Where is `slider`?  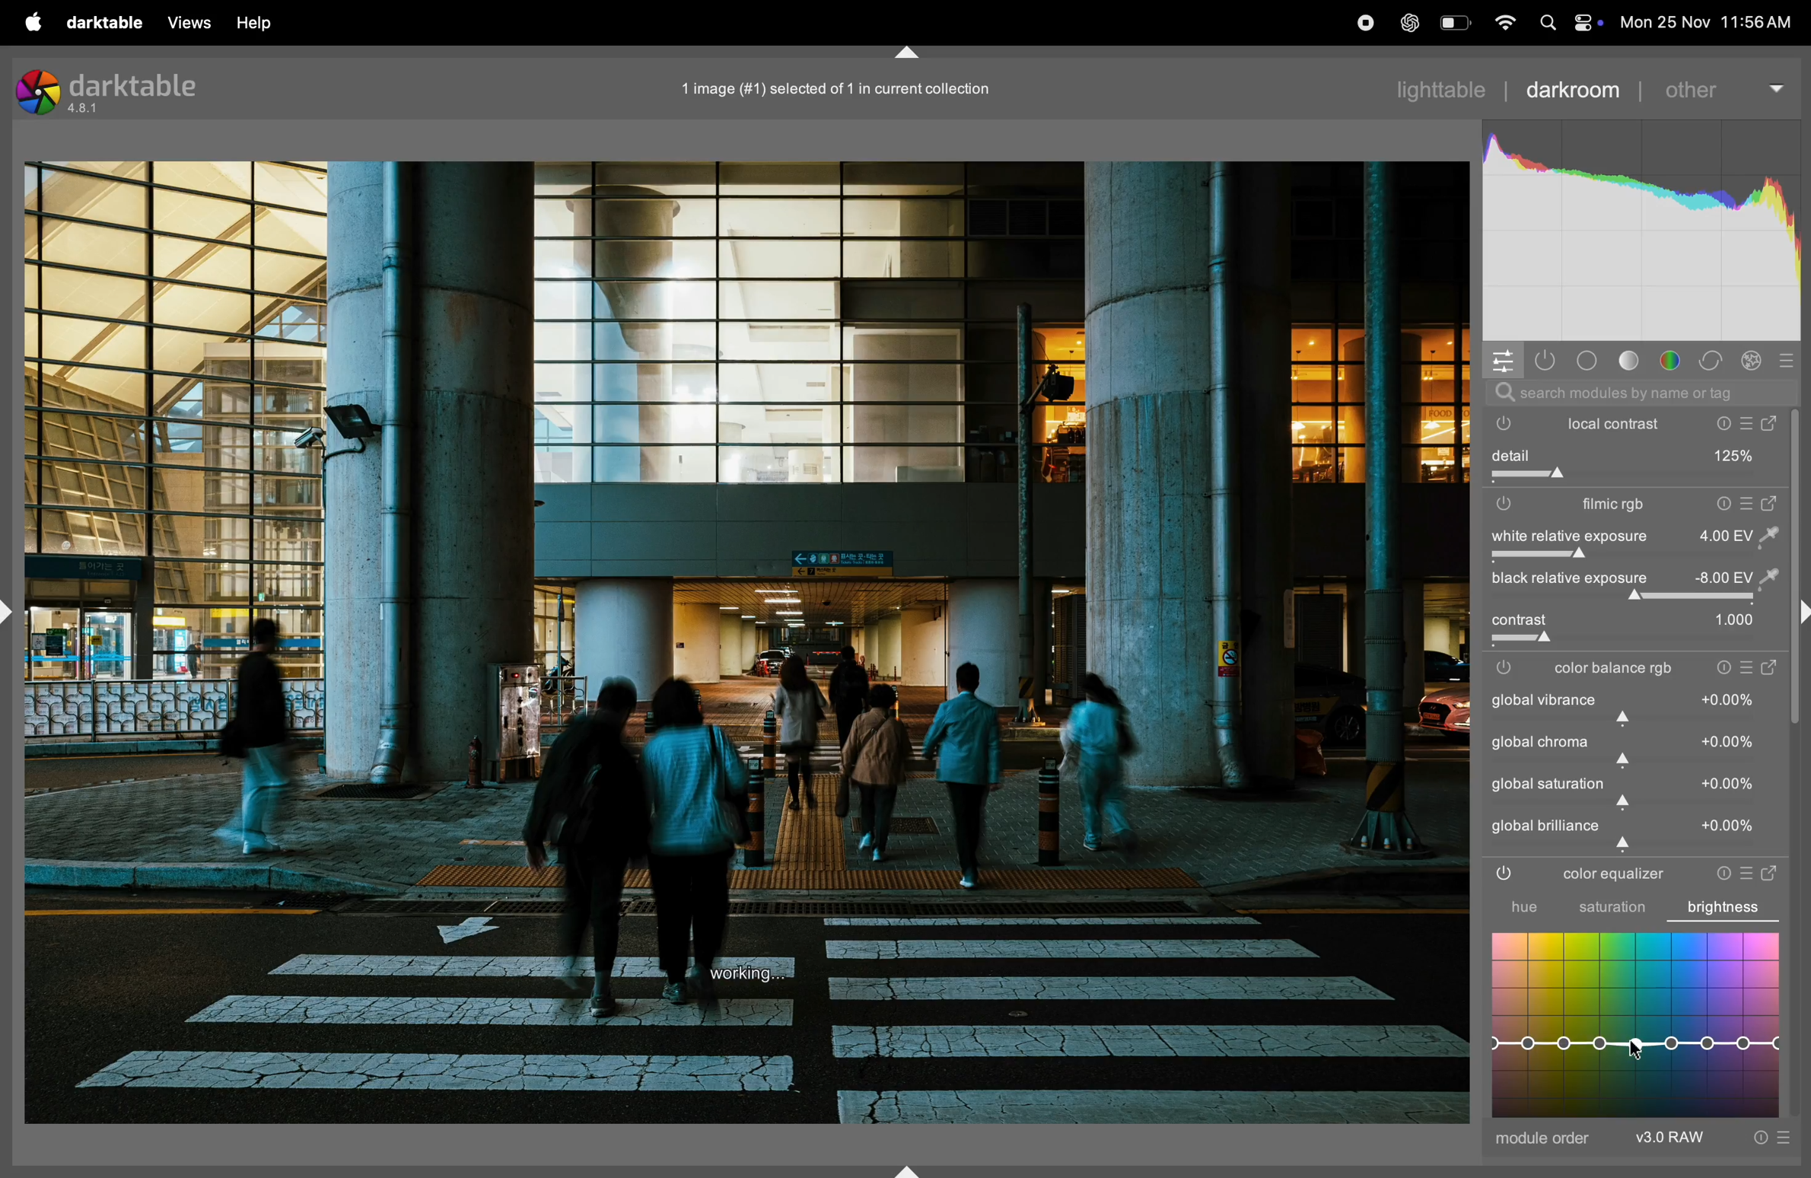 slider is located at coordinates (1632, 804).